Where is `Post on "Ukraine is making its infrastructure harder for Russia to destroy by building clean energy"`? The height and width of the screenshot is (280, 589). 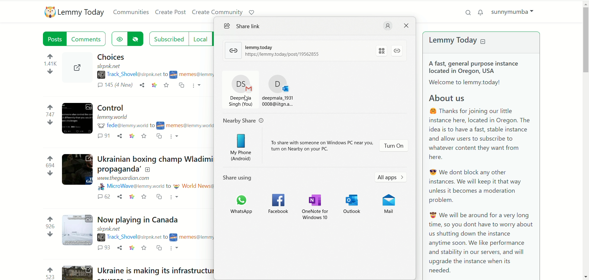 Post on "Ukraine is making its infrastructure harder for Russia to destroy by building clean energy" is located at coordinates (252, 270).